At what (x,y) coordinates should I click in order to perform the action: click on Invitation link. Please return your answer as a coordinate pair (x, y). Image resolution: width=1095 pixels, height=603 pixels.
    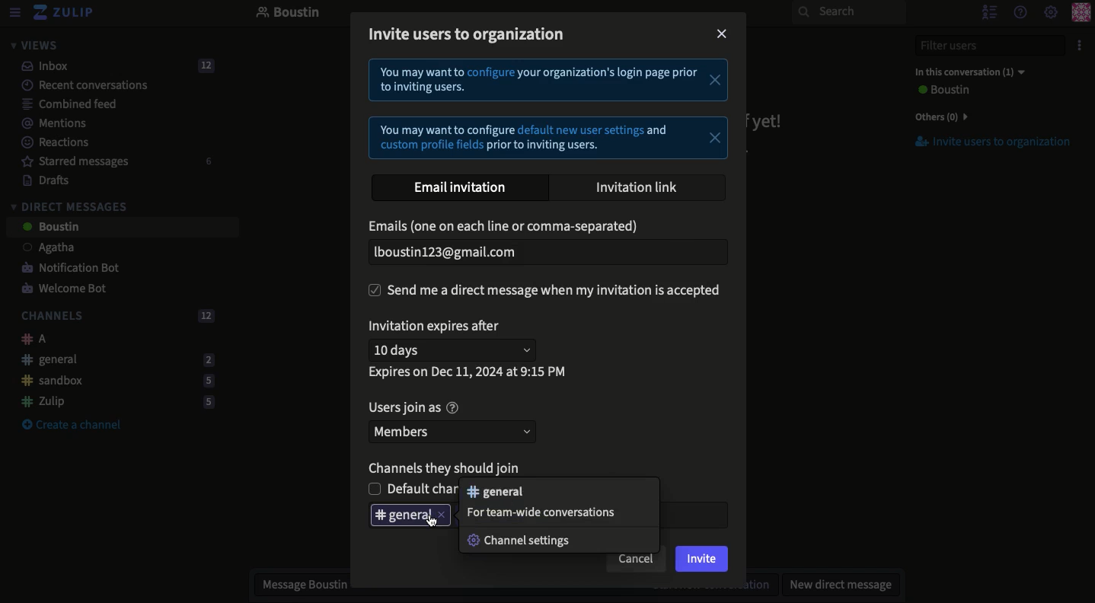
    Looking at the image, I should click on (638, 187).